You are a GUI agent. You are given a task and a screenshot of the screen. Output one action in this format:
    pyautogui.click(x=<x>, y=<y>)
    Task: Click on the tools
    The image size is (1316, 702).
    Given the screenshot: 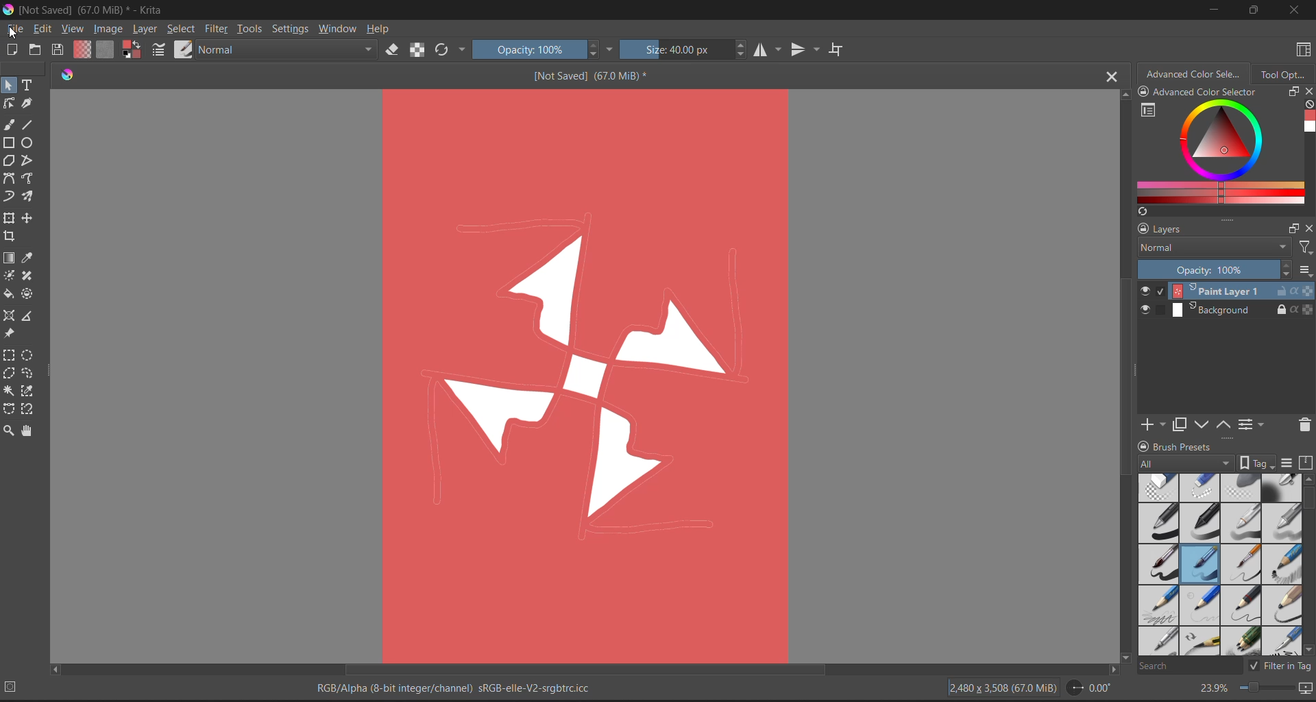 What is the action you would take?
    pyautogui.click(x=29, y=259)
    